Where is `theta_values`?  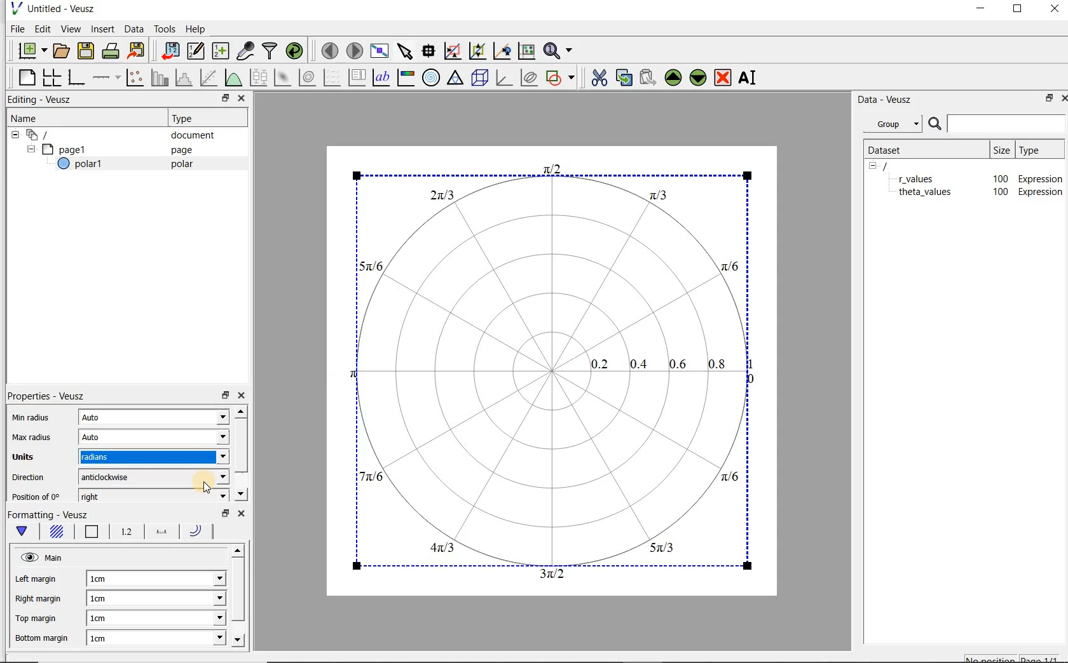
theta_values is located at coordinates (928, 194).